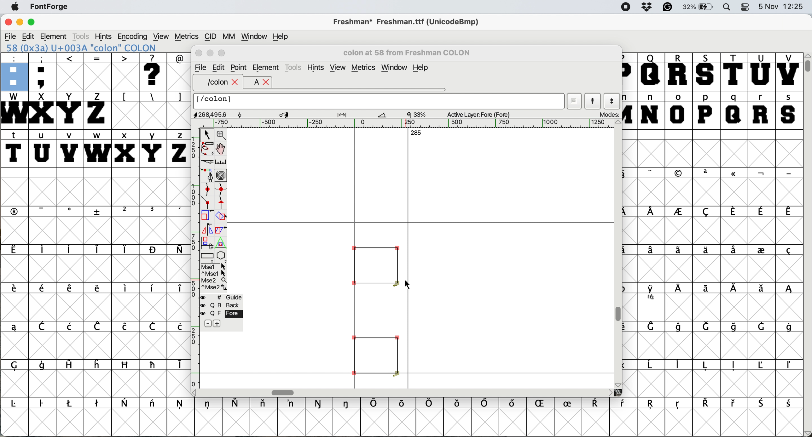 The image size is (812, 437). What do you see at coordinates (43, 366) in the screenshot?
I see `symbol` at bounding box center [43, 366].